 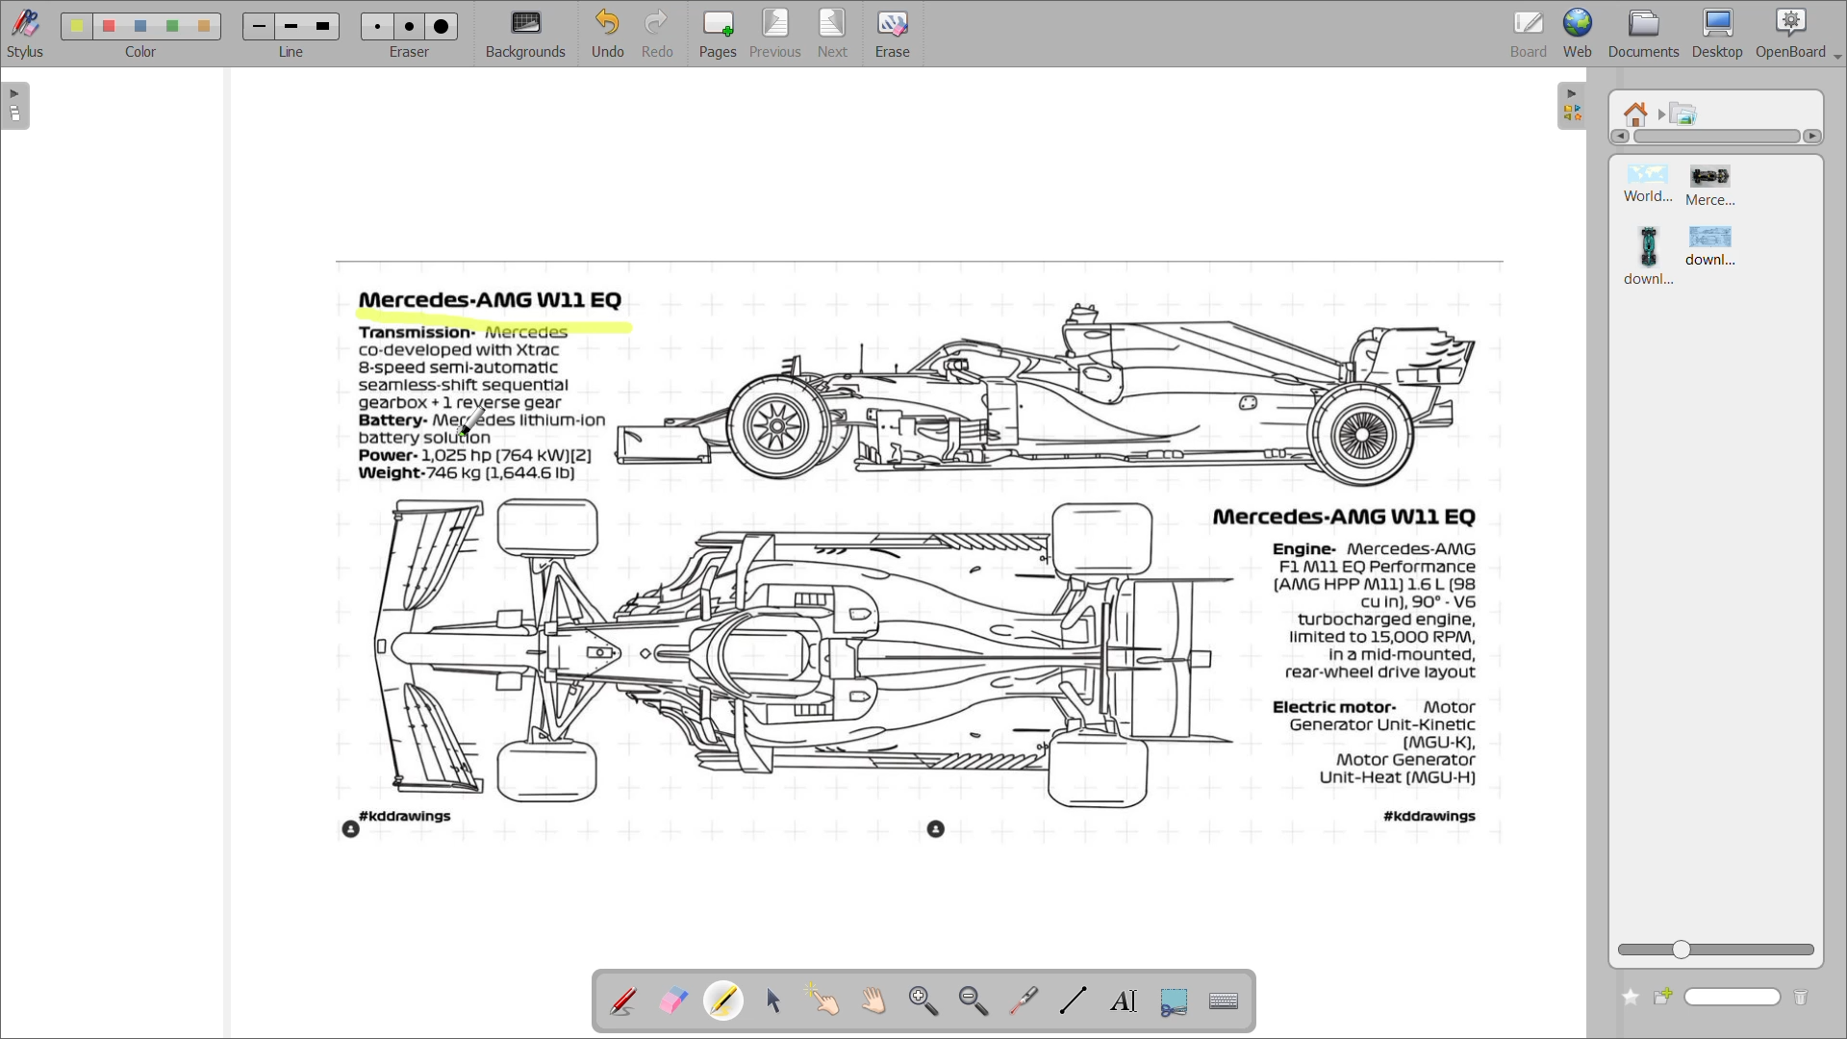 I want to click on delete, so click(x=1802, y=999).